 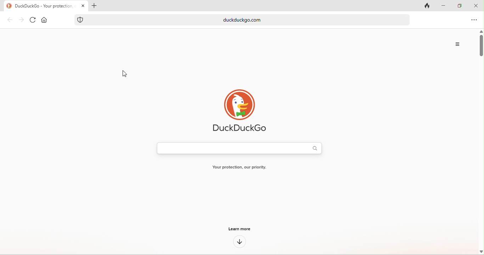 I want to click on search bar, so click(x=240, y=148).